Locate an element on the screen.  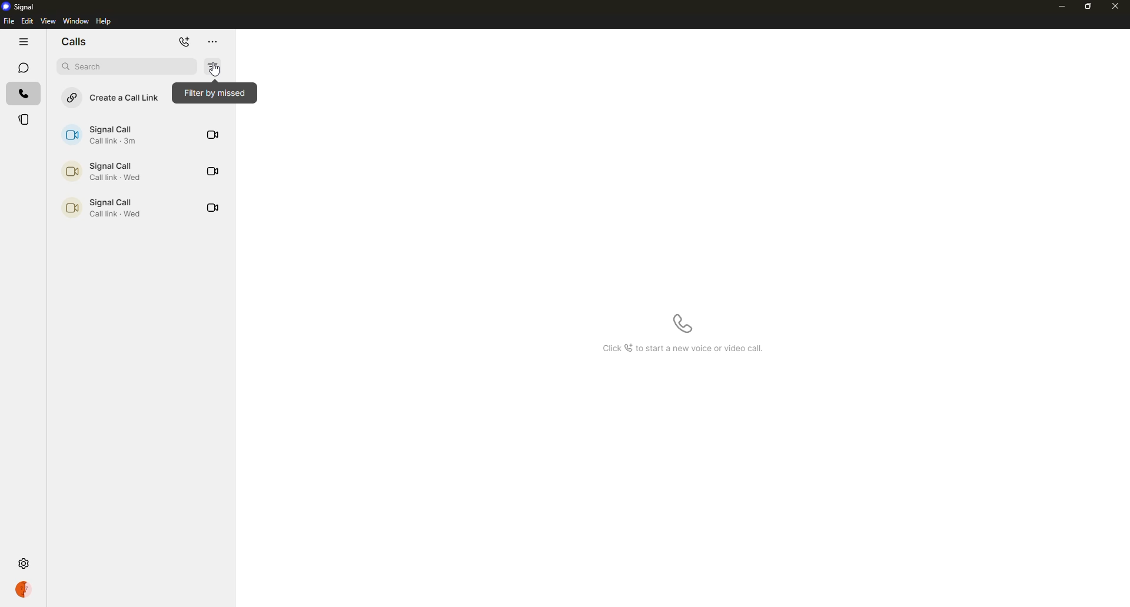
help is located at coordinates (106, 21).